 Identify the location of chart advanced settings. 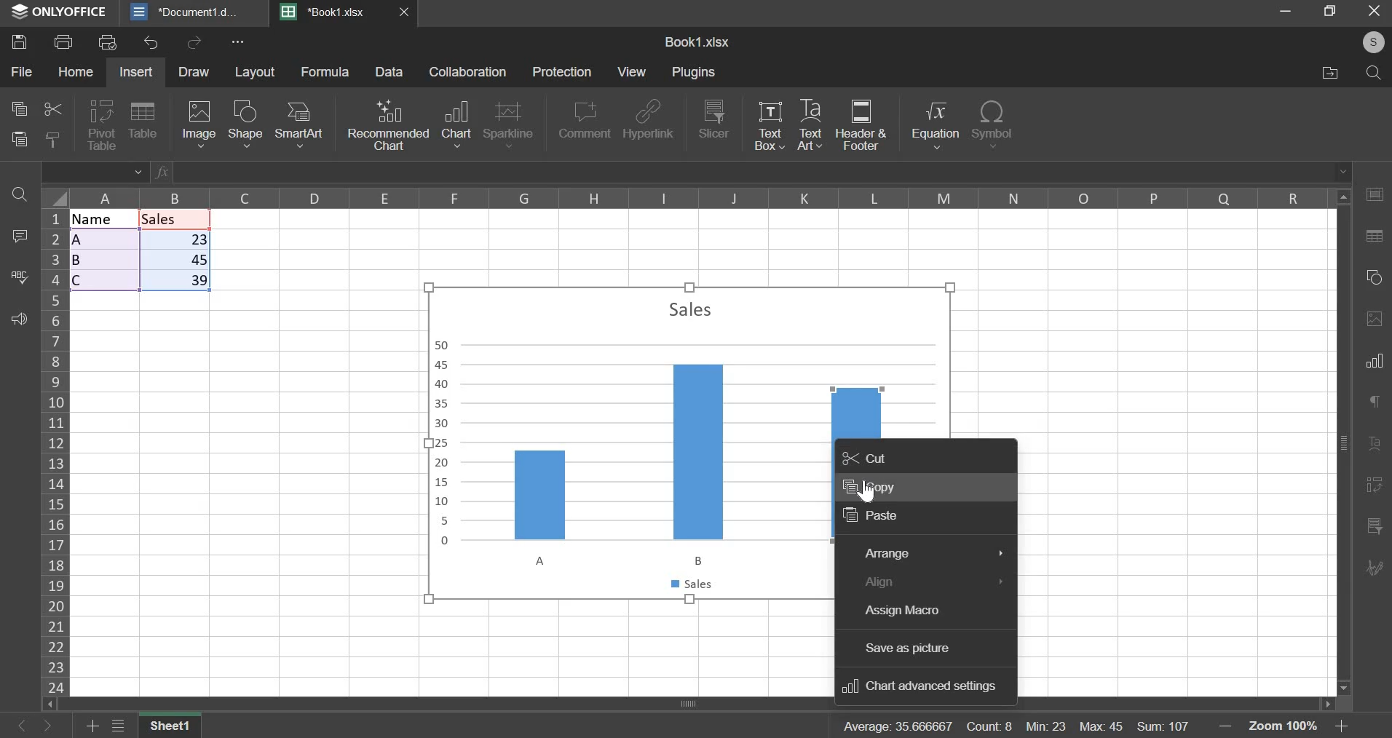
(927, 686).